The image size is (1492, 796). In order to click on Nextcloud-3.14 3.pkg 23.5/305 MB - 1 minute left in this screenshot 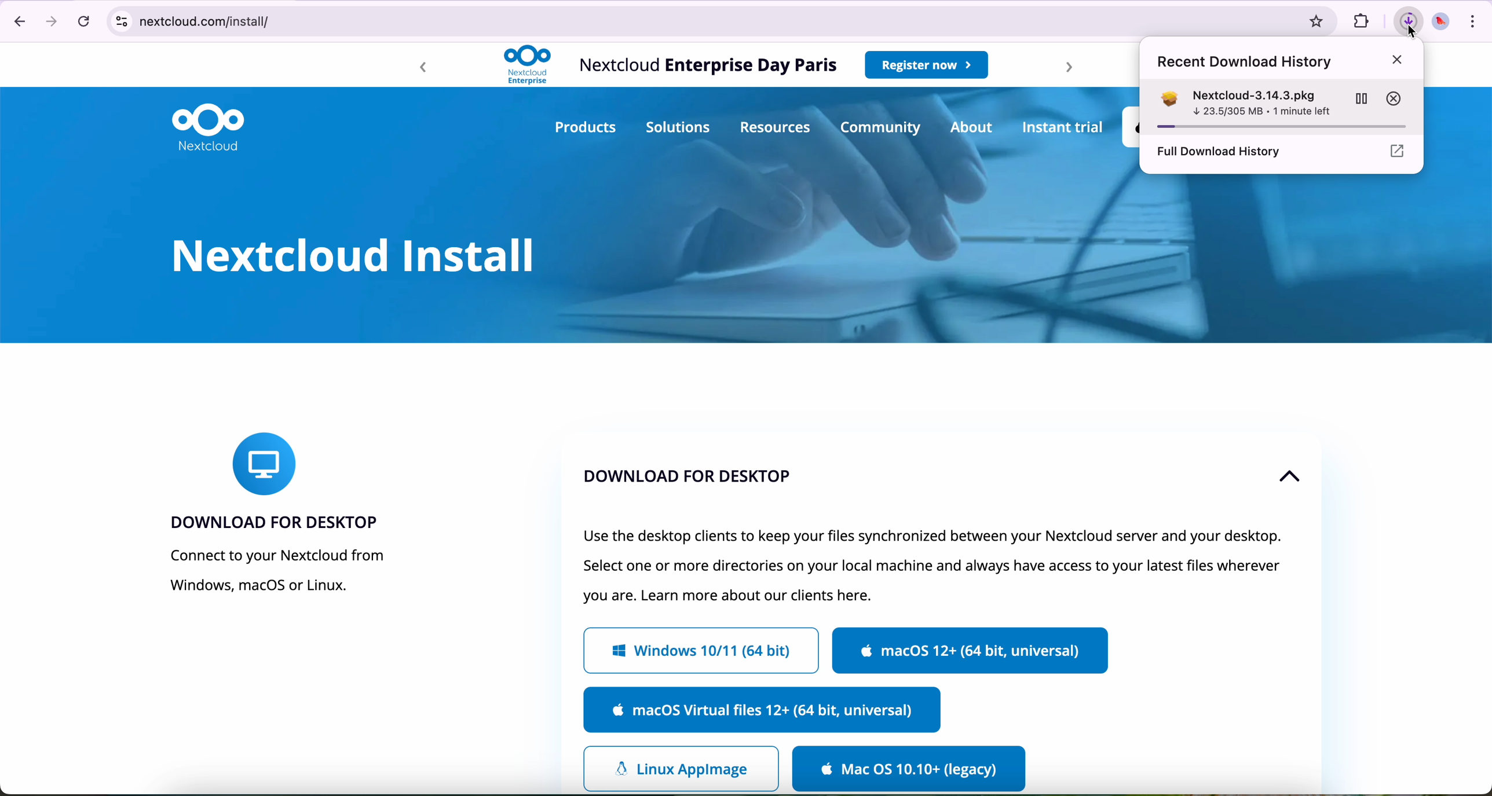, I will do `click(1281, 106)`.